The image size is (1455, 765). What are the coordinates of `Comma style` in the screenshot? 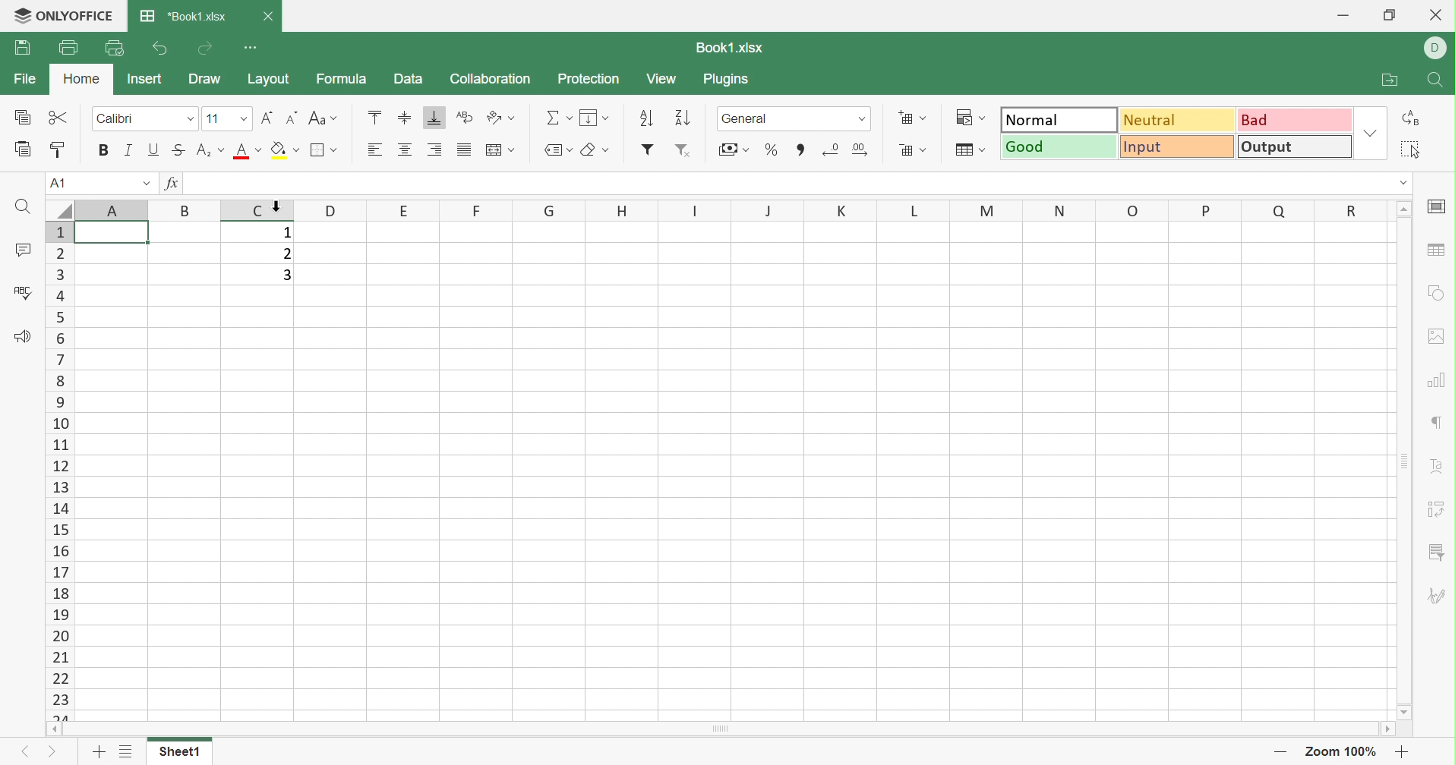 It's located at (803, 150).